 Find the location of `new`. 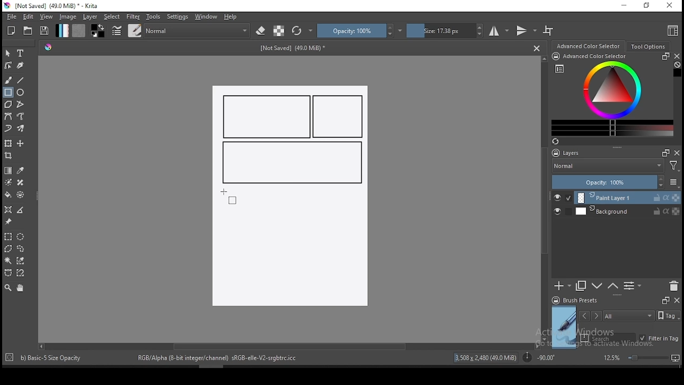

new is located at coordinates (11, 30).